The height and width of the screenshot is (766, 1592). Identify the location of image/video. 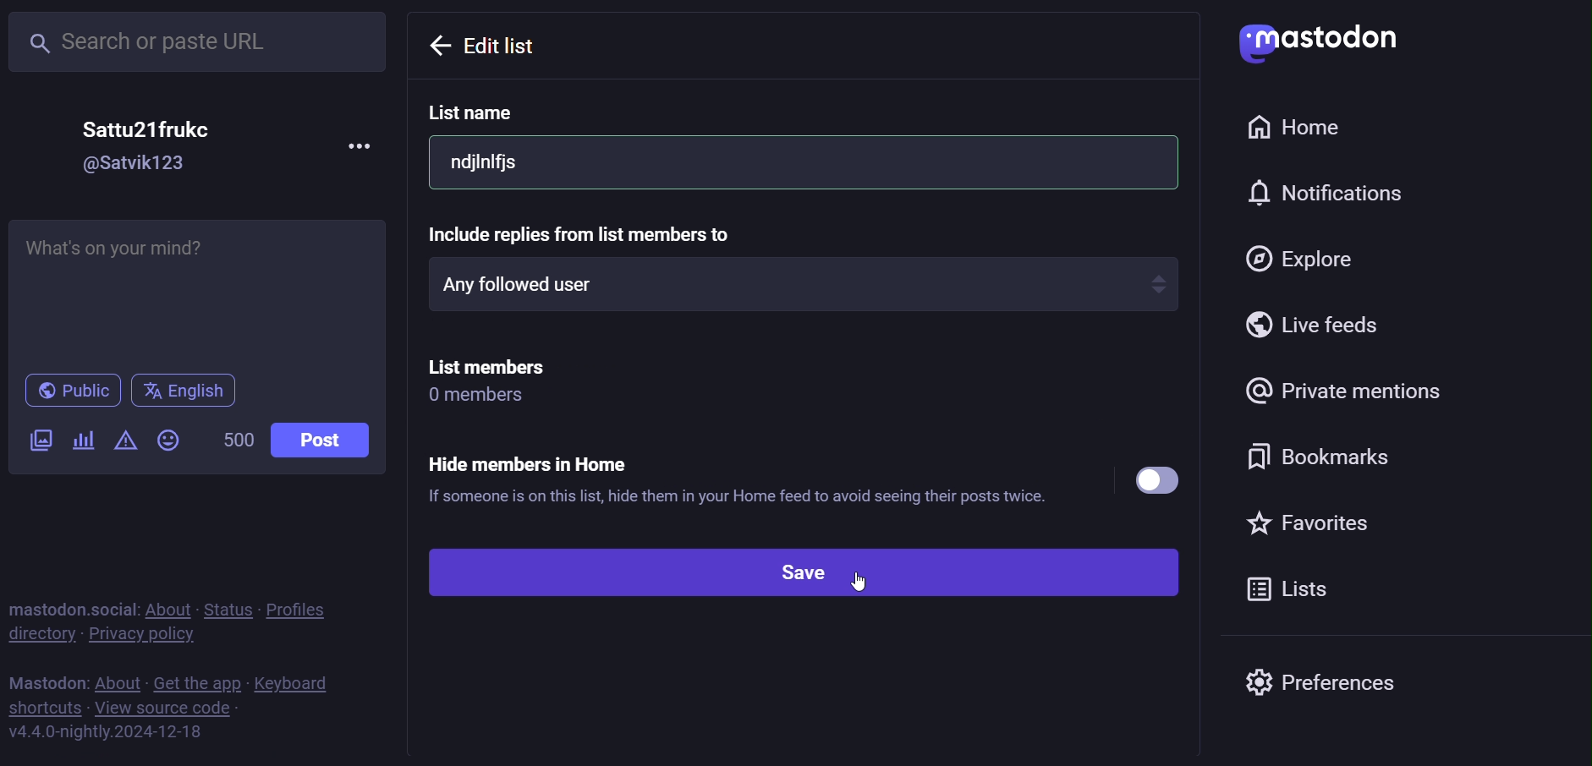
(35, 441).